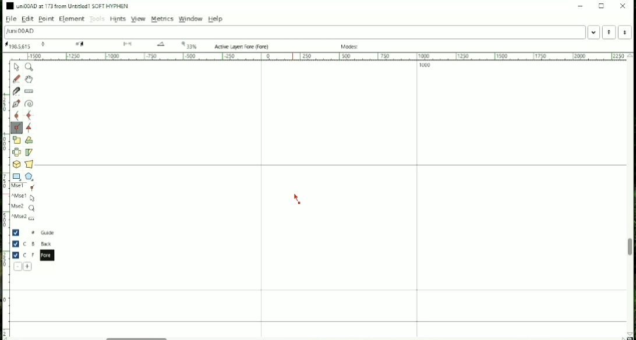 The height and width of the screenshot is (340, 636). What do you see at coordinates (30, 67) in the screenshot?
I see `Magnify` at bounding box center [30, 67].